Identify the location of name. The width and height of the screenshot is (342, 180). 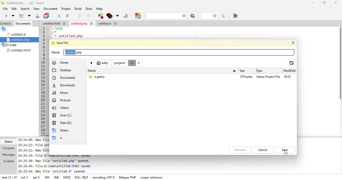
(56, 52).